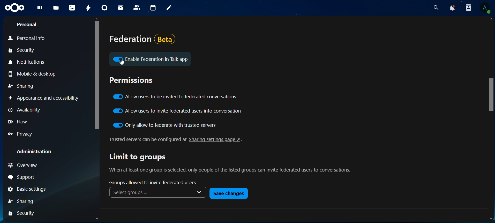  What do you see at coordinates (72, 8) in the screenshot?
I see `photos` at bounding box center [72, 8].